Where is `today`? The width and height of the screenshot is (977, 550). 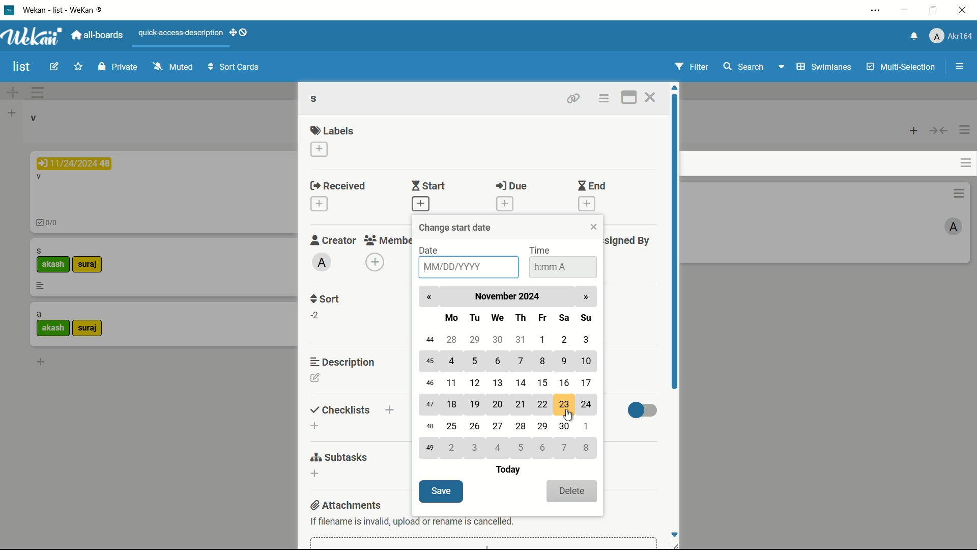
today is located at coordinates (506, 471).